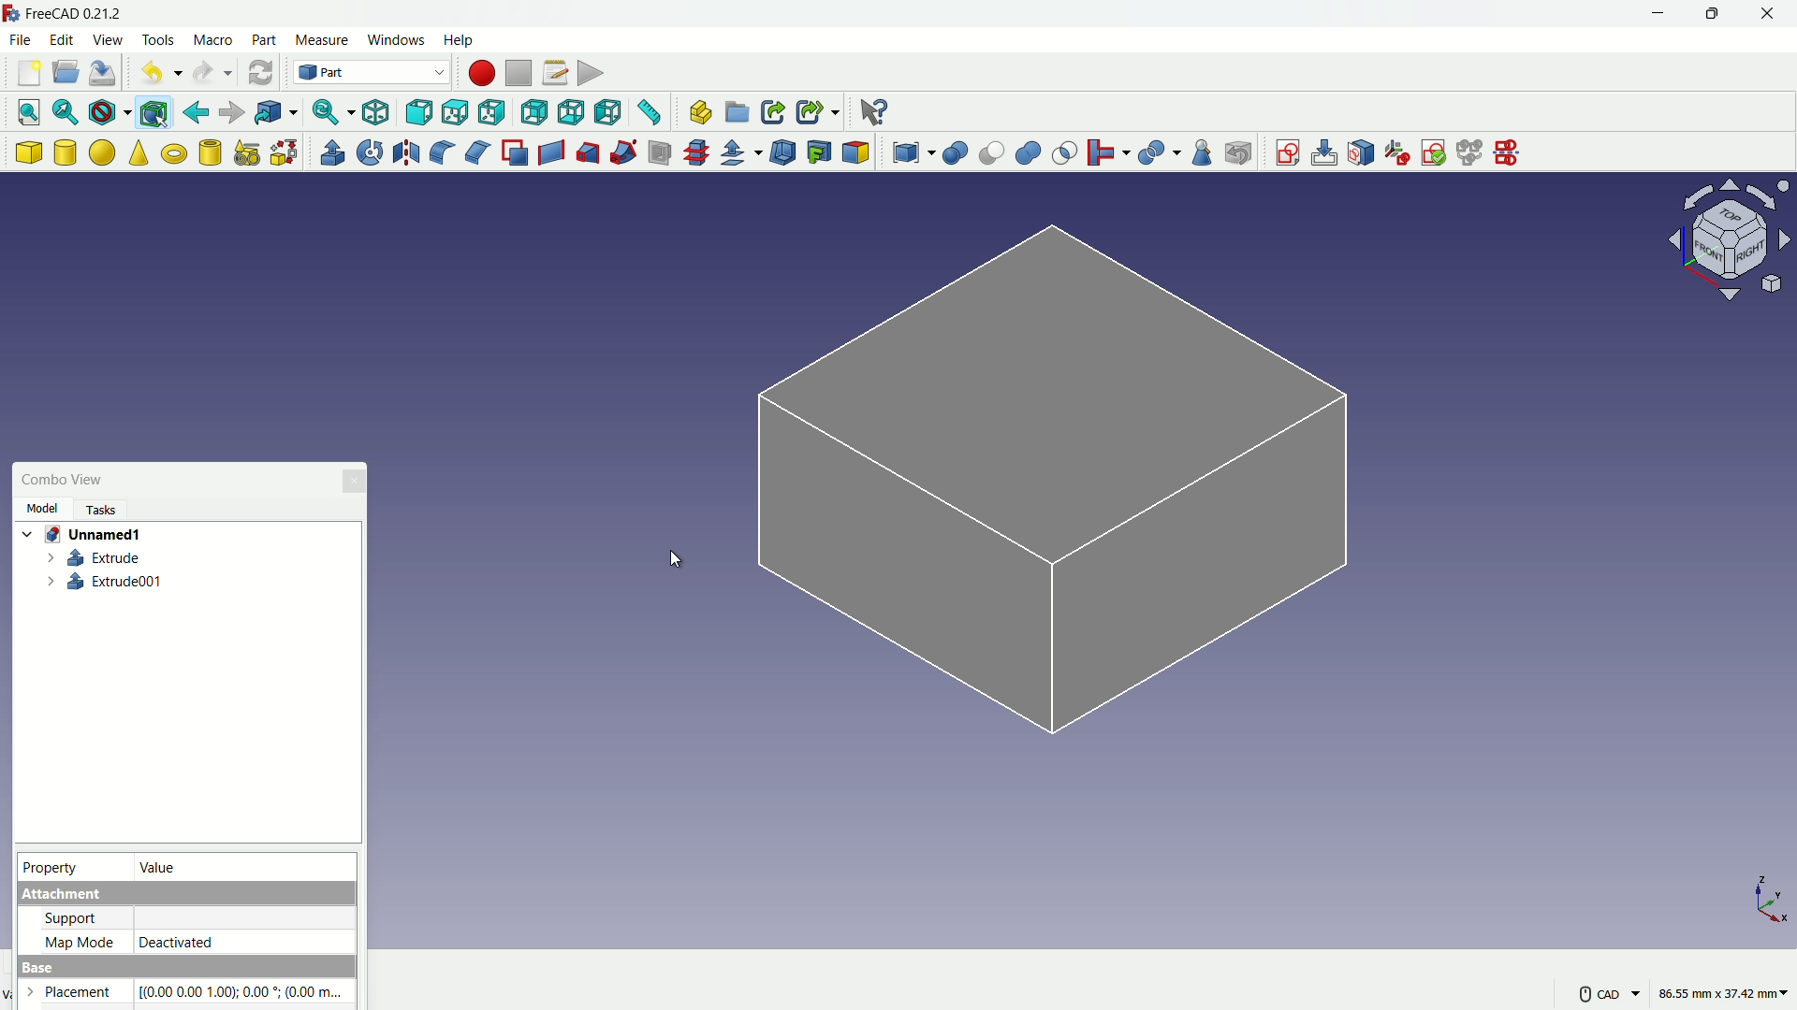 This screenshot has height=1010, width=1797. What do you see at coordinates (533, 113) in the screenshot?
I see `back view` at bounding box center [533, 113].